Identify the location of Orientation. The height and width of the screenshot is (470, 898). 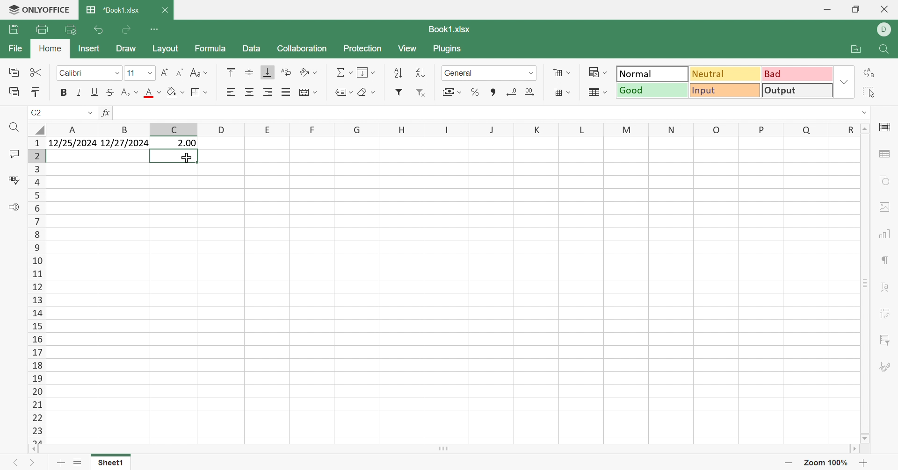
(310, 71).